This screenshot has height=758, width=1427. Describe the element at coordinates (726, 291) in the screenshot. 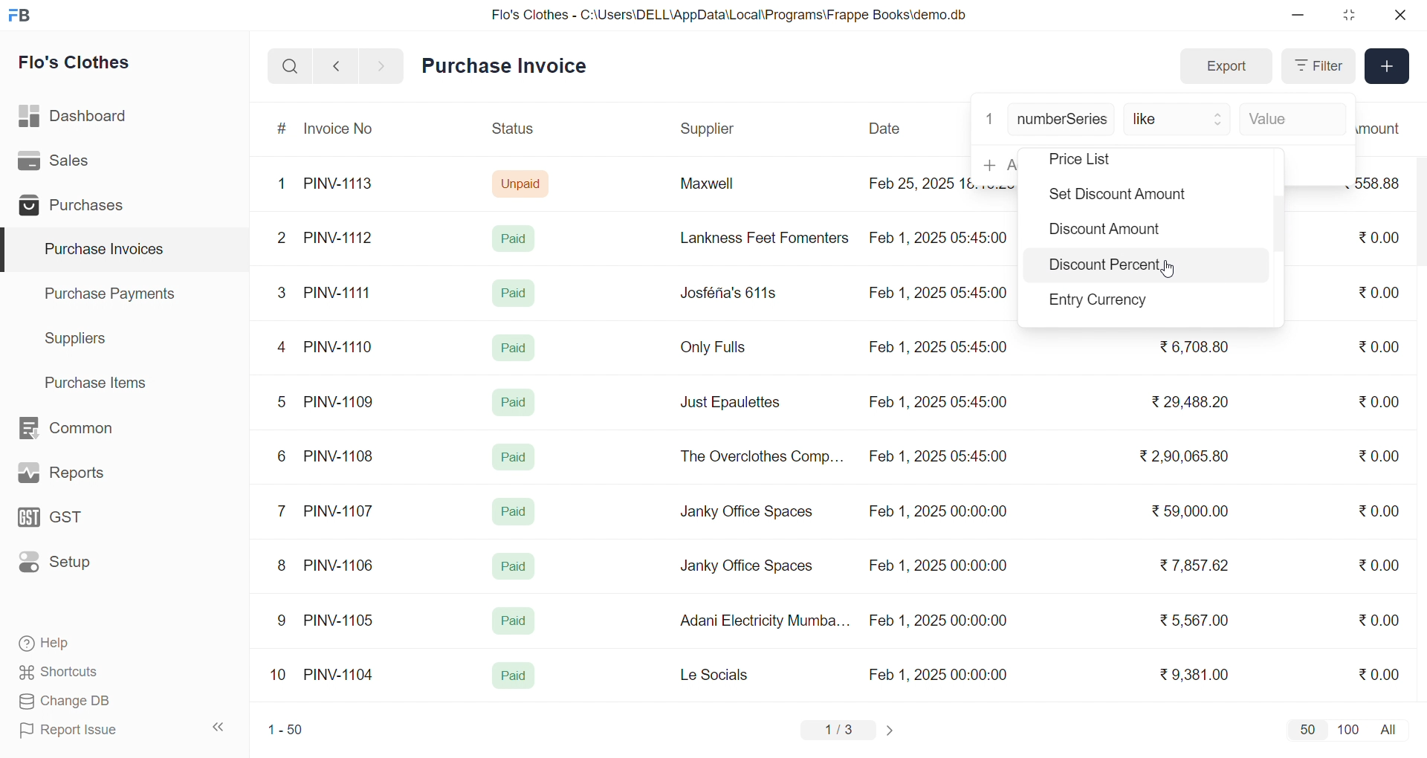

I see `Josféria's 611s` at that location.